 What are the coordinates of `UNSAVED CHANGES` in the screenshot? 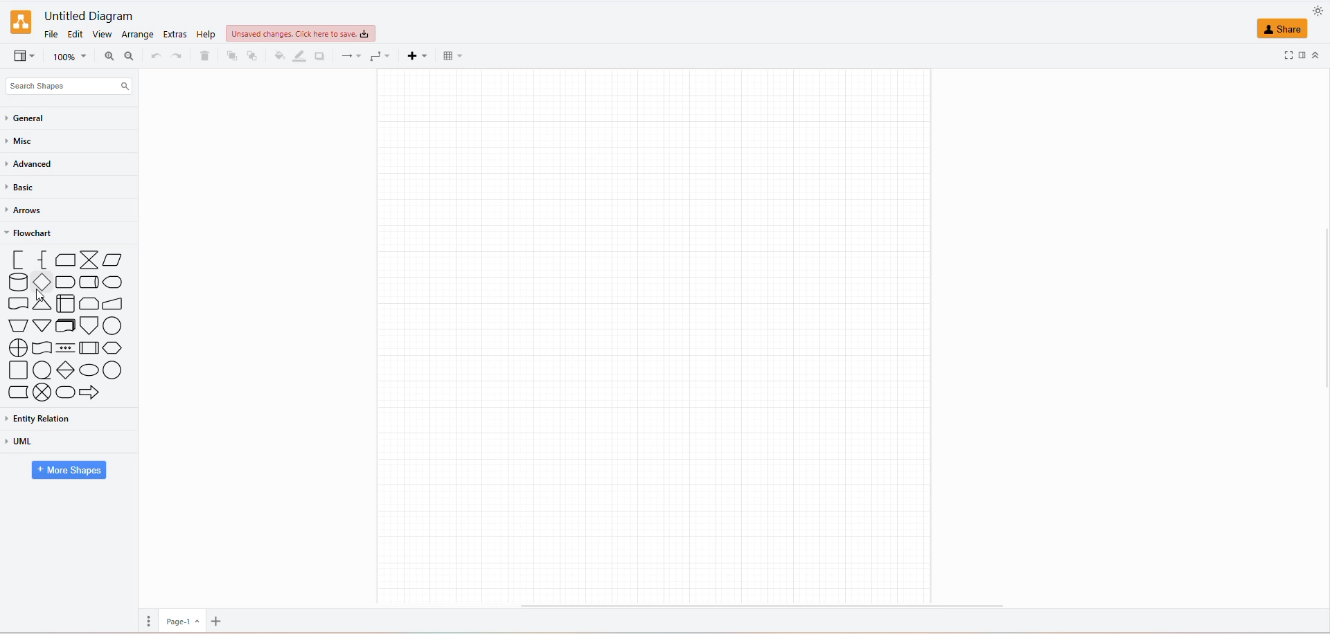 It's located at (301, 33).